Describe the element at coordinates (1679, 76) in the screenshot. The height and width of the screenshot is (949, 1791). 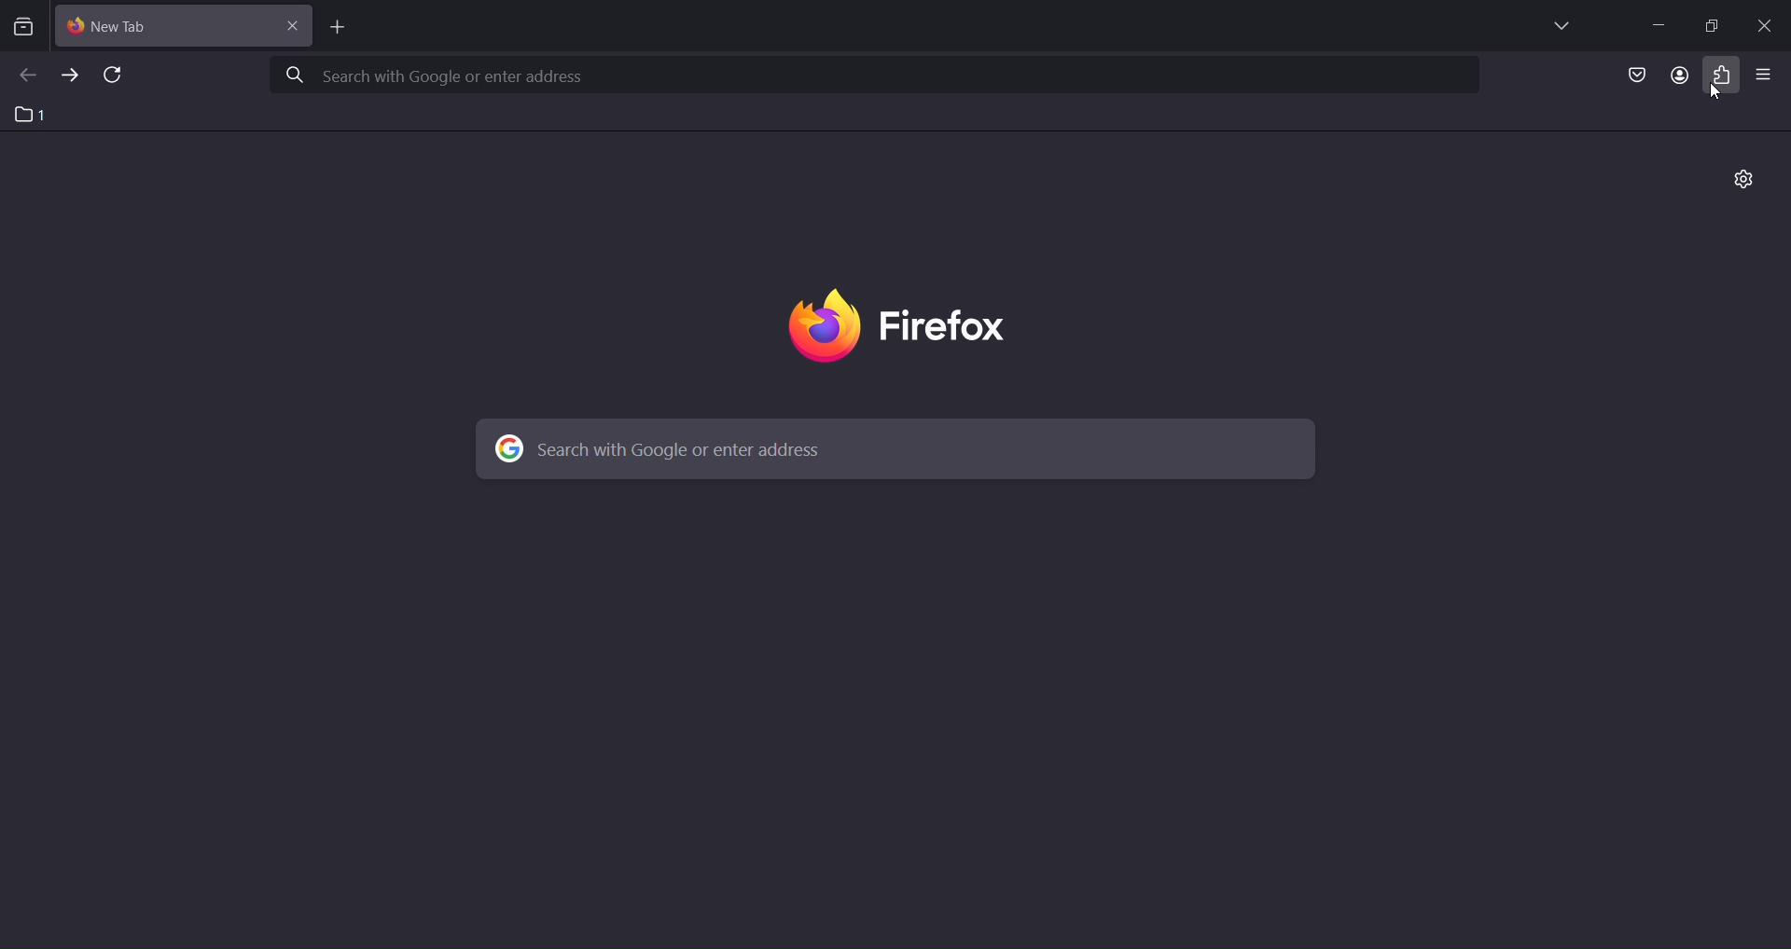
I see `account` at that location.